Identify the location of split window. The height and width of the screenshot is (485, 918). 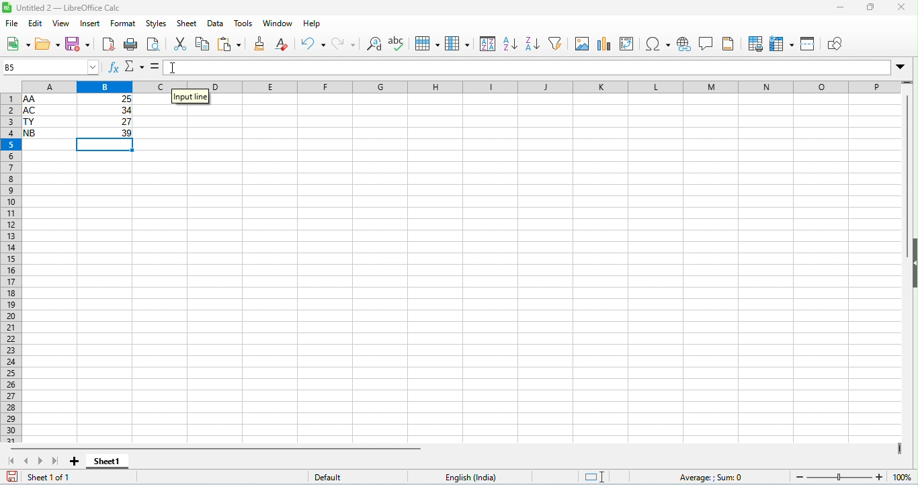
(809, 44).